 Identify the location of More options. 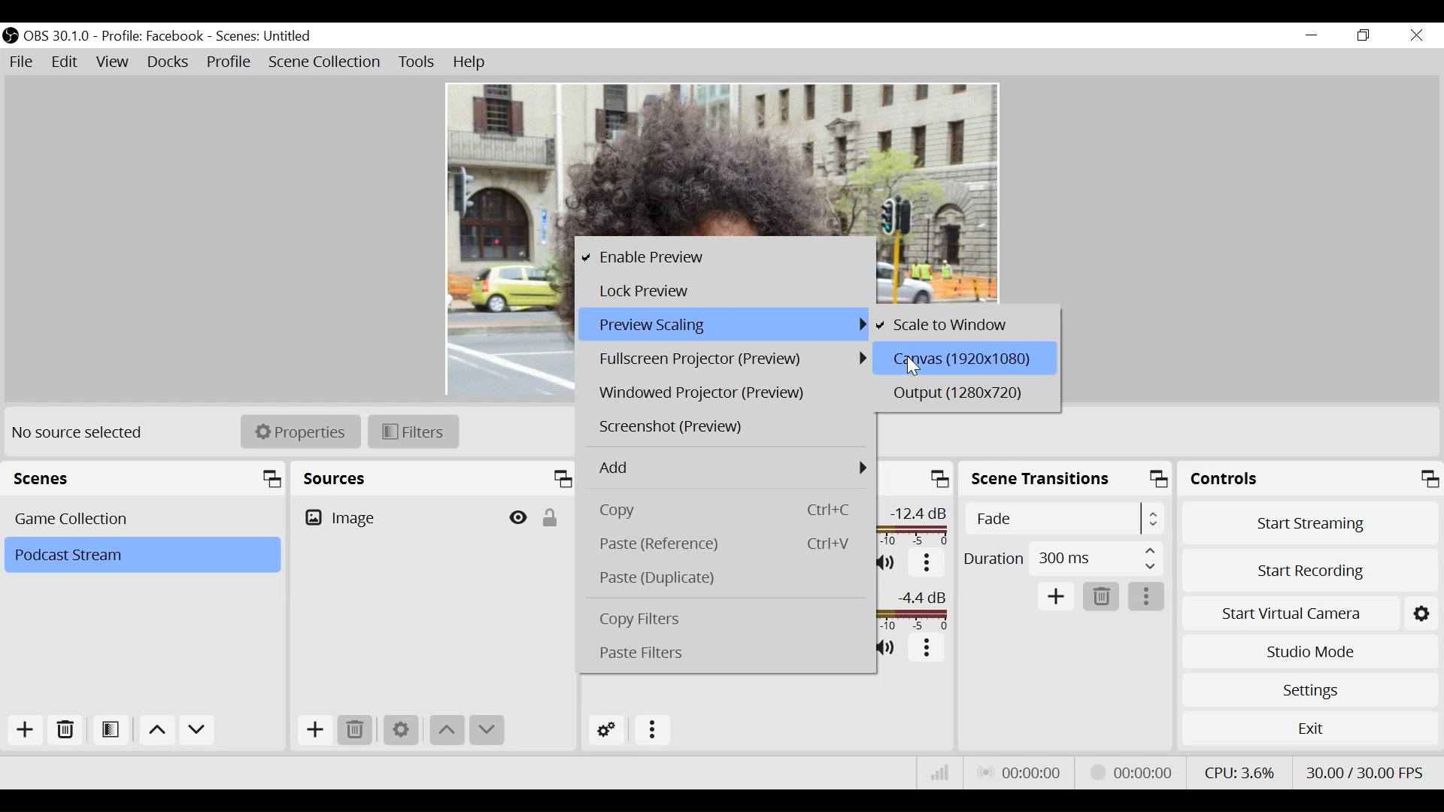
(927, 648).